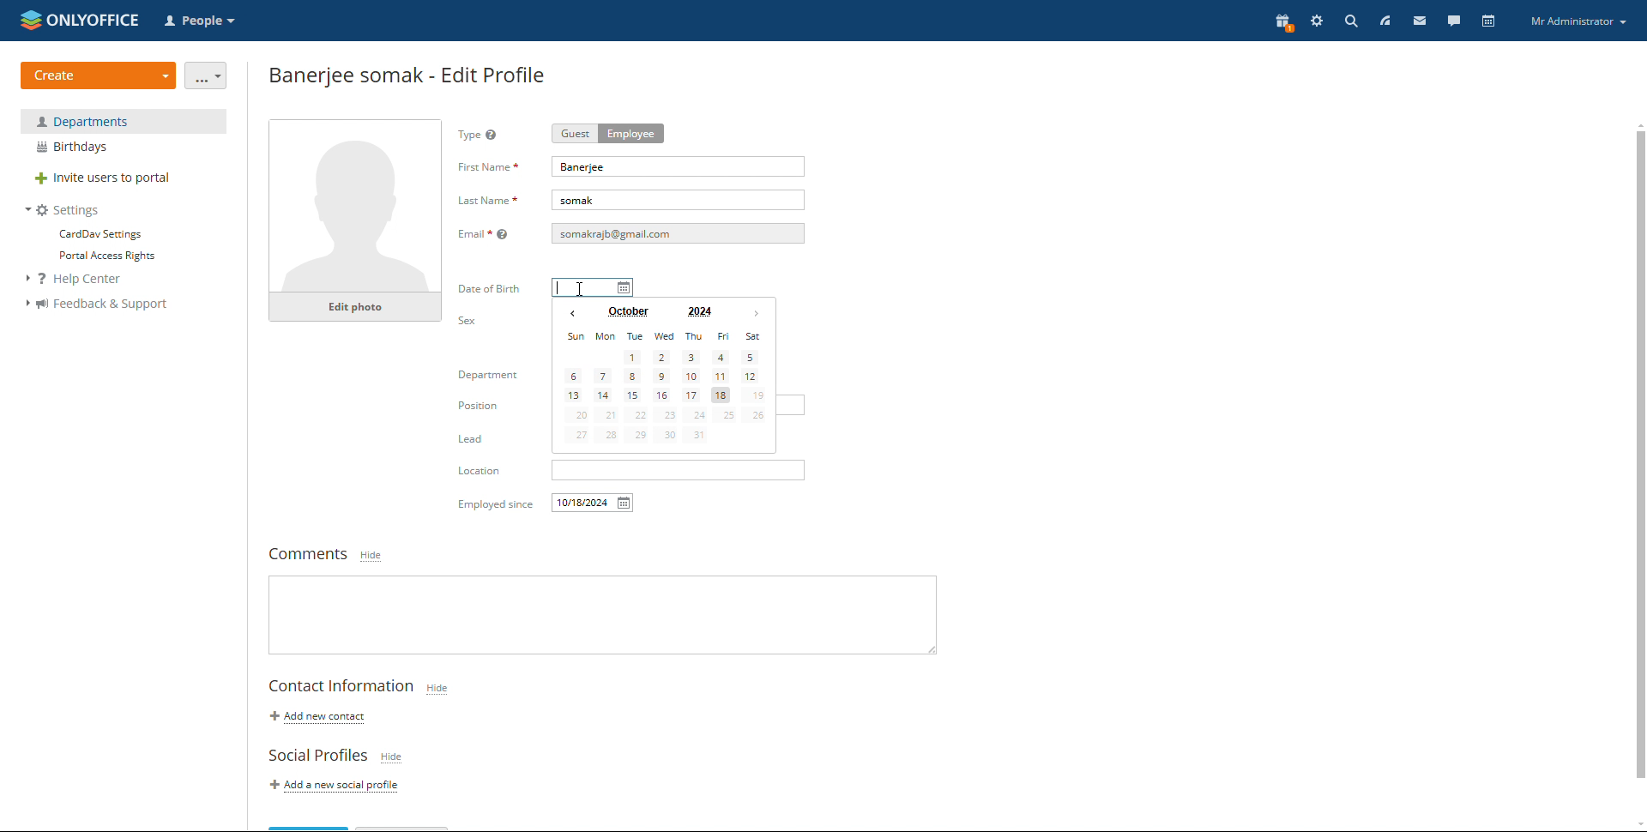  Describe the element at coordinates (202, 21) in the screenshot. I see `select application` at that location.